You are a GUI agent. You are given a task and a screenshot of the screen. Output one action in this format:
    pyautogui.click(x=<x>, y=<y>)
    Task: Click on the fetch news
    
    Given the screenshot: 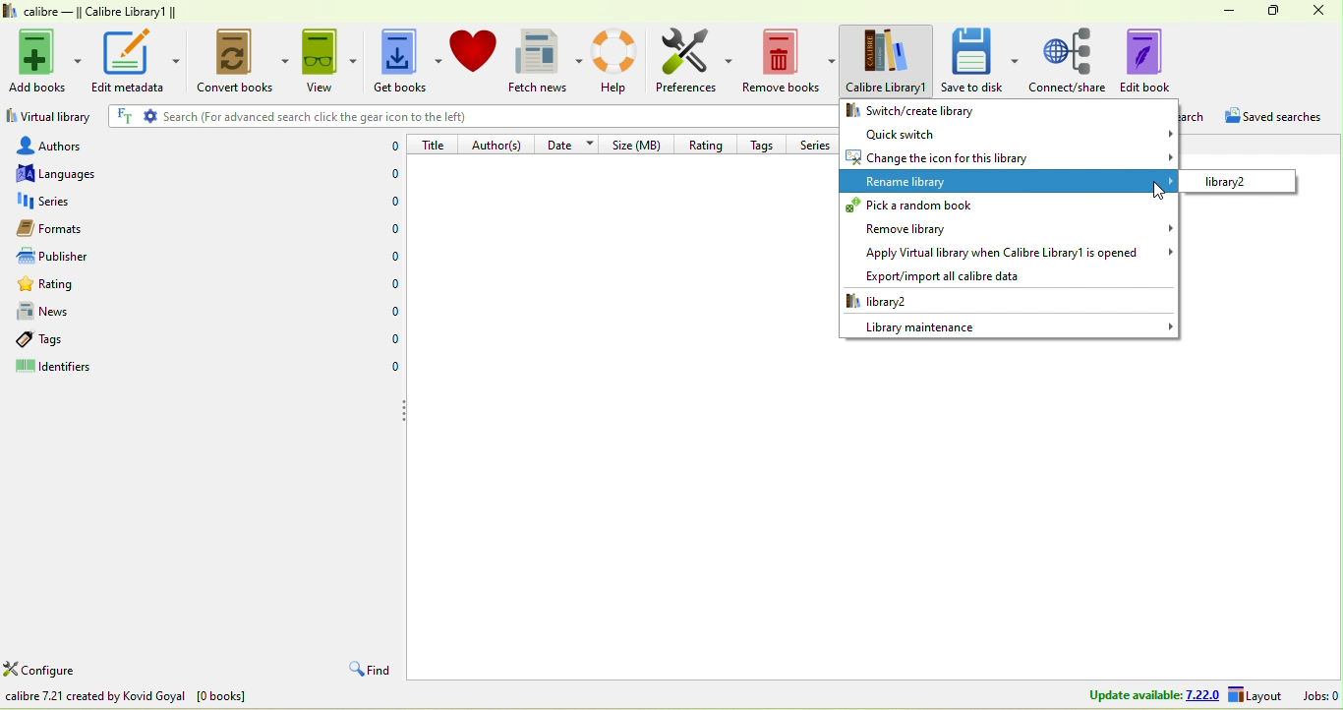 What is the action you would take?
    pyautogui.click(x=548, y=61)
    